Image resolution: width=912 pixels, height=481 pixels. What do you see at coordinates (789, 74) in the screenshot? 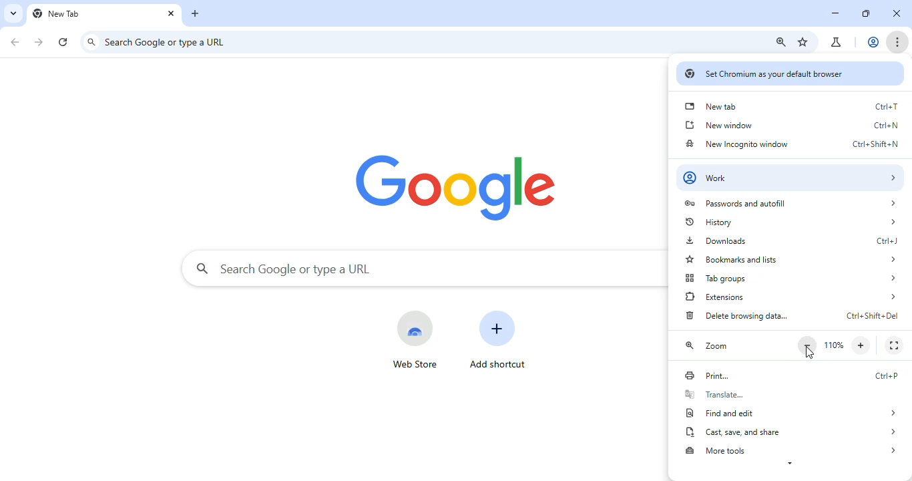
I see `set chromium as your default browser` at bounding box center [789, 74].